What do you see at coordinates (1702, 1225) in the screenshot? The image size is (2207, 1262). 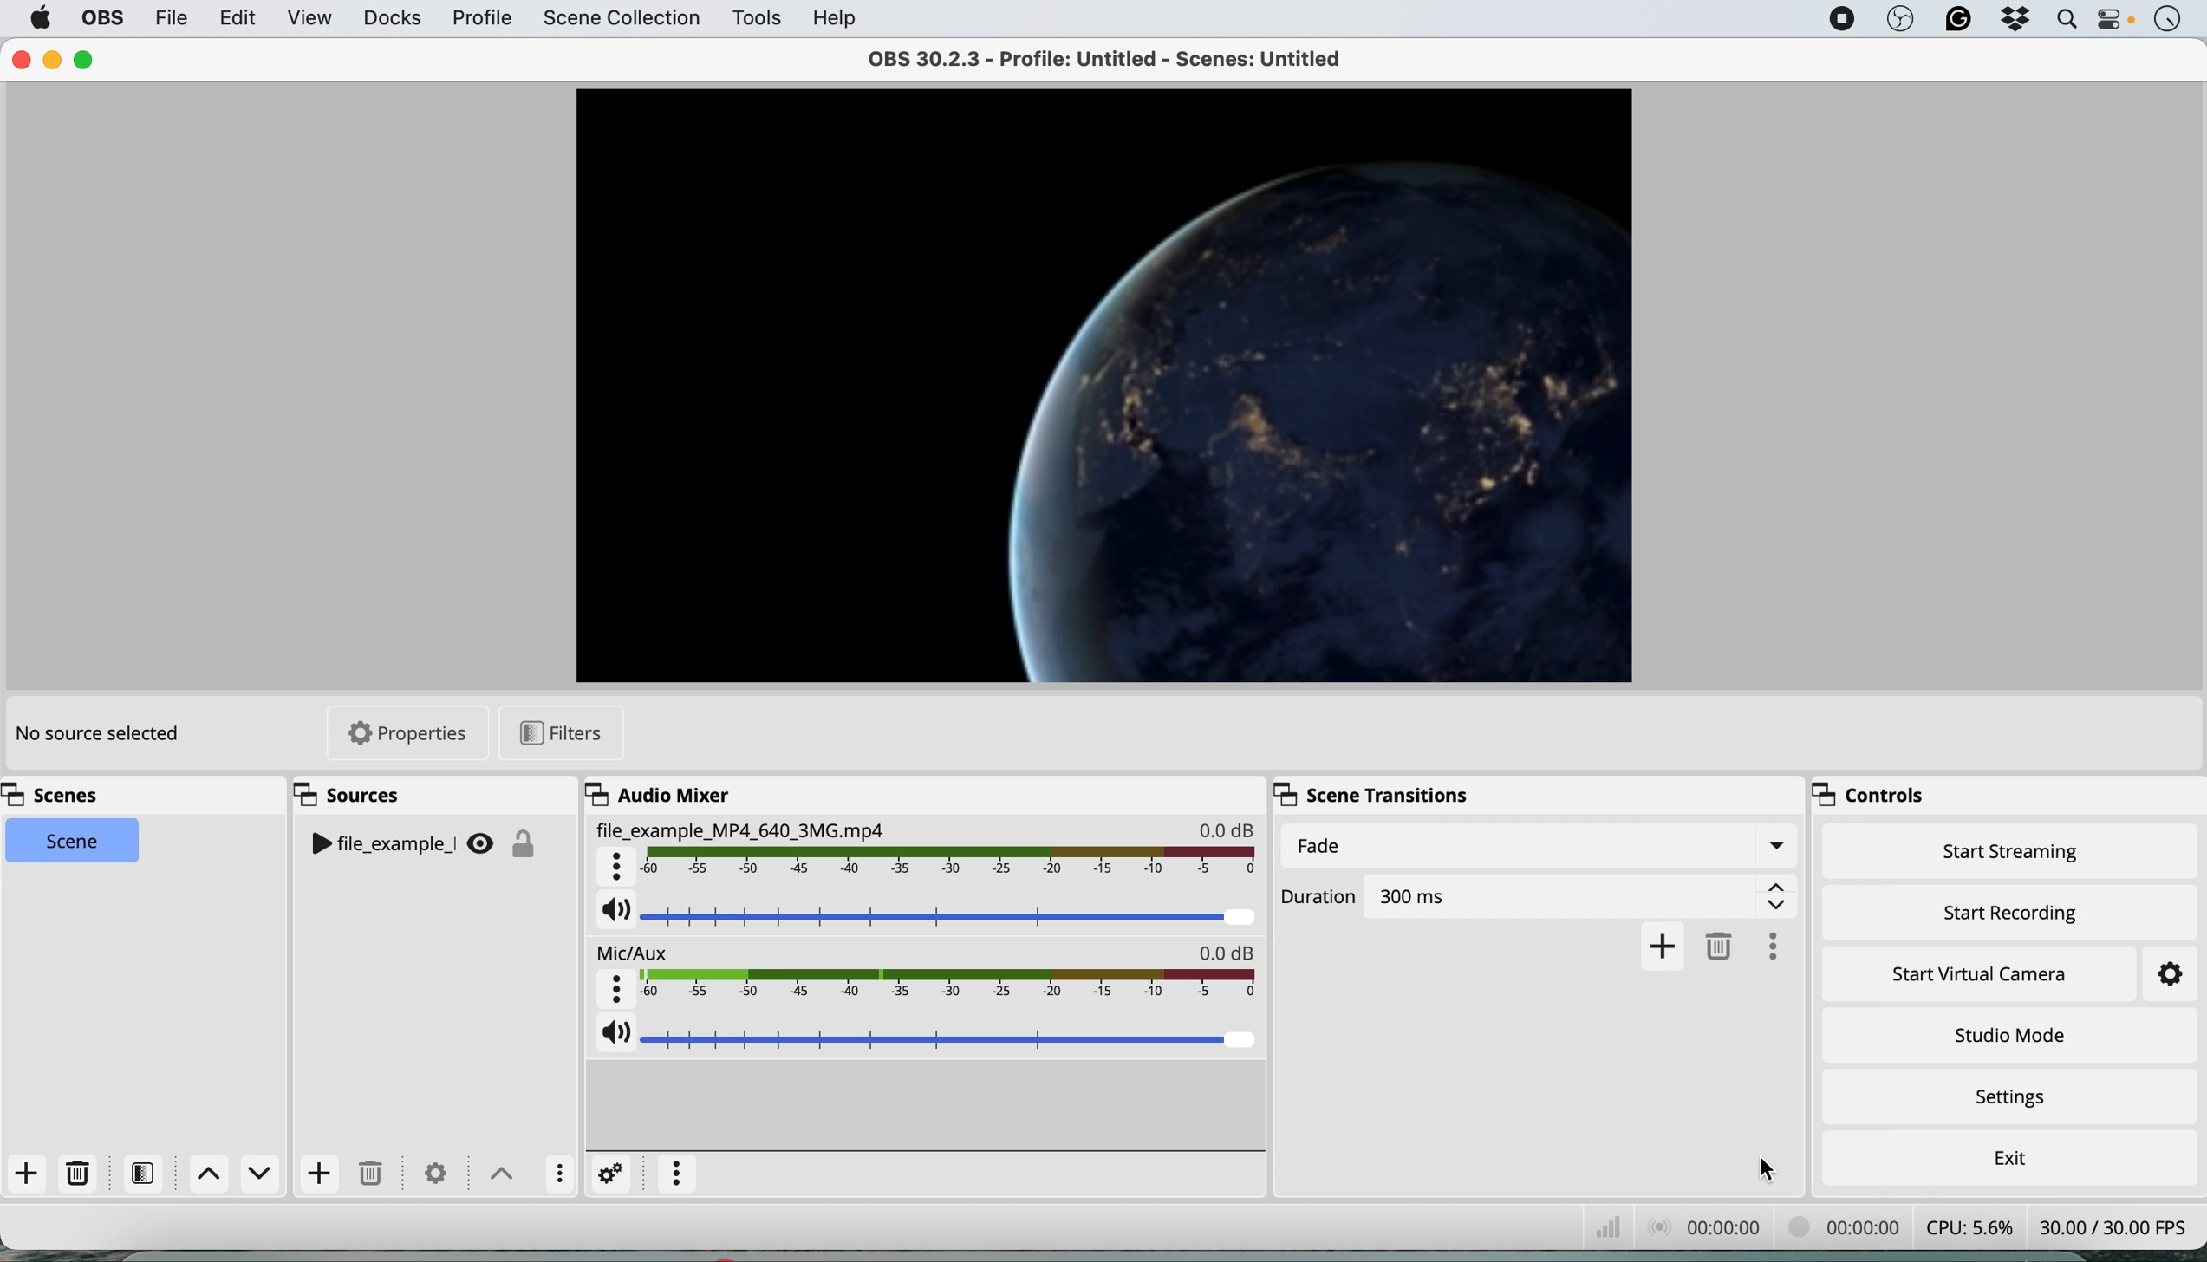 I see `audio recording time stamp` at bounding box center [1702, 1225].